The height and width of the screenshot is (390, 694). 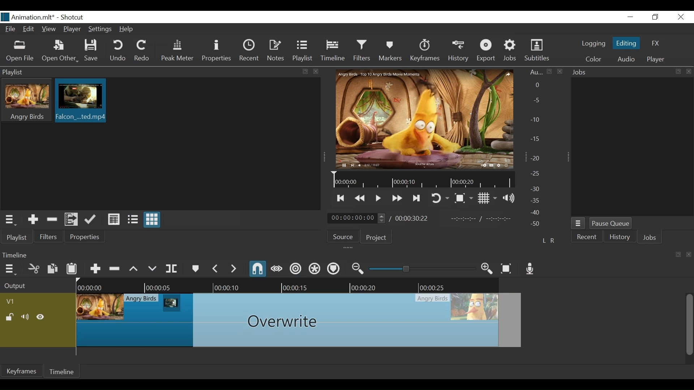 I want to click on View as File, so click(x=133, y=220).